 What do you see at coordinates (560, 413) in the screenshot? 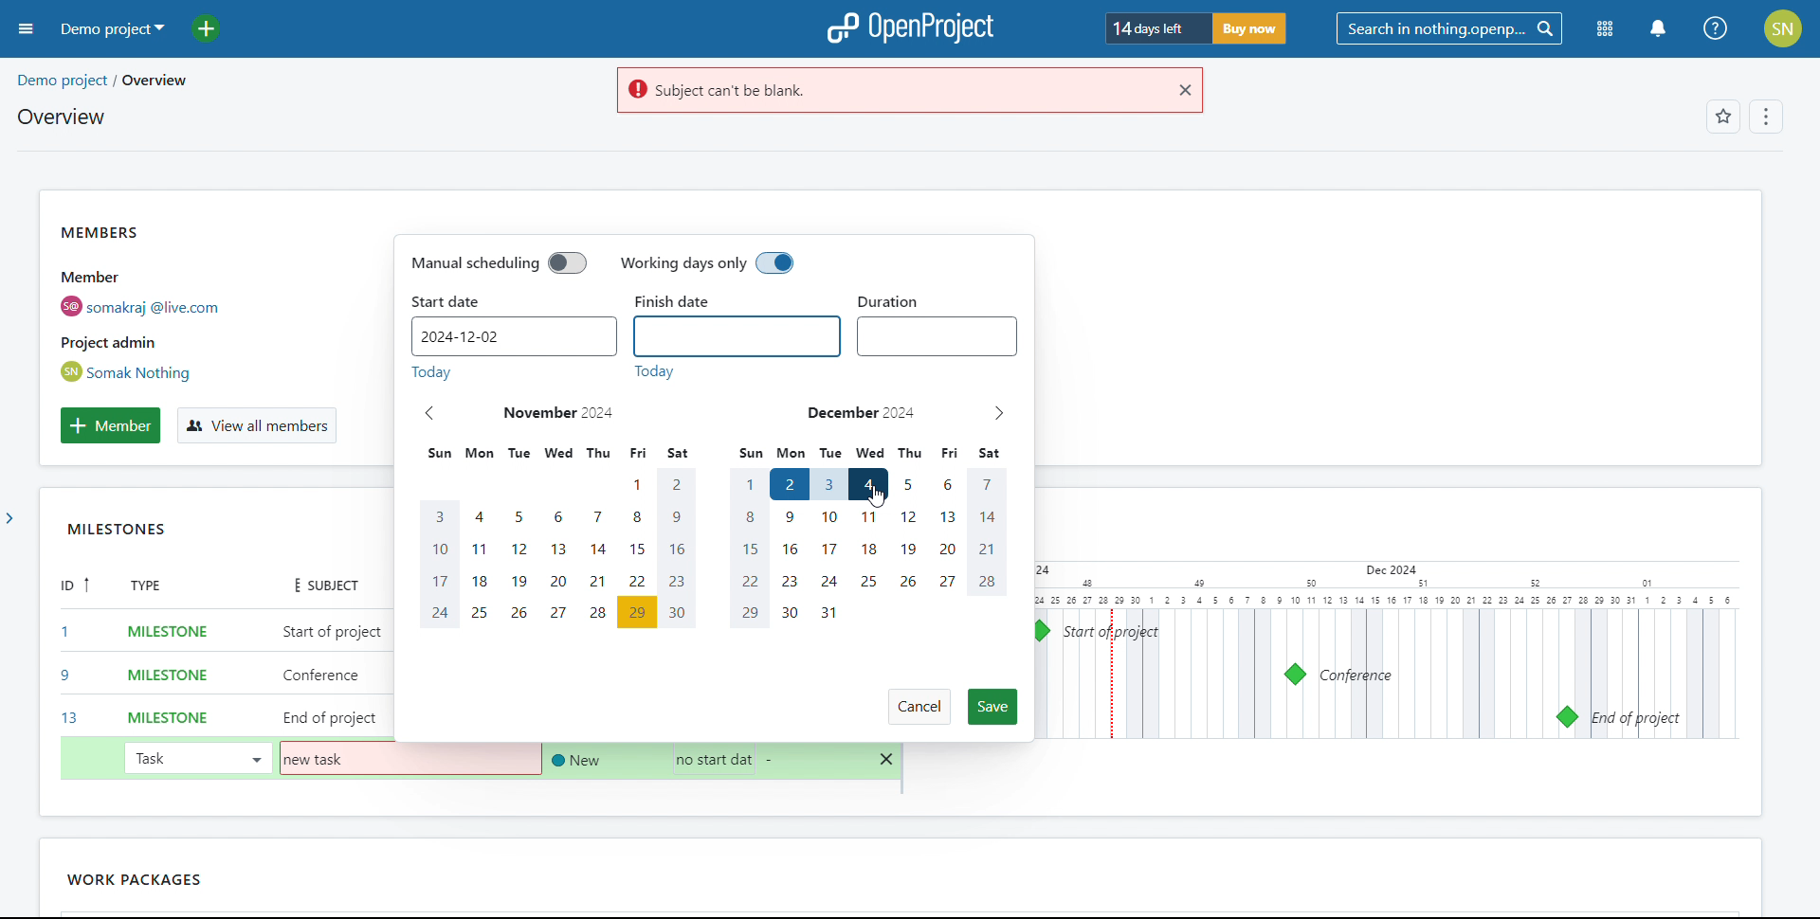
I see `november 2024` at bounding box center [560, 413].